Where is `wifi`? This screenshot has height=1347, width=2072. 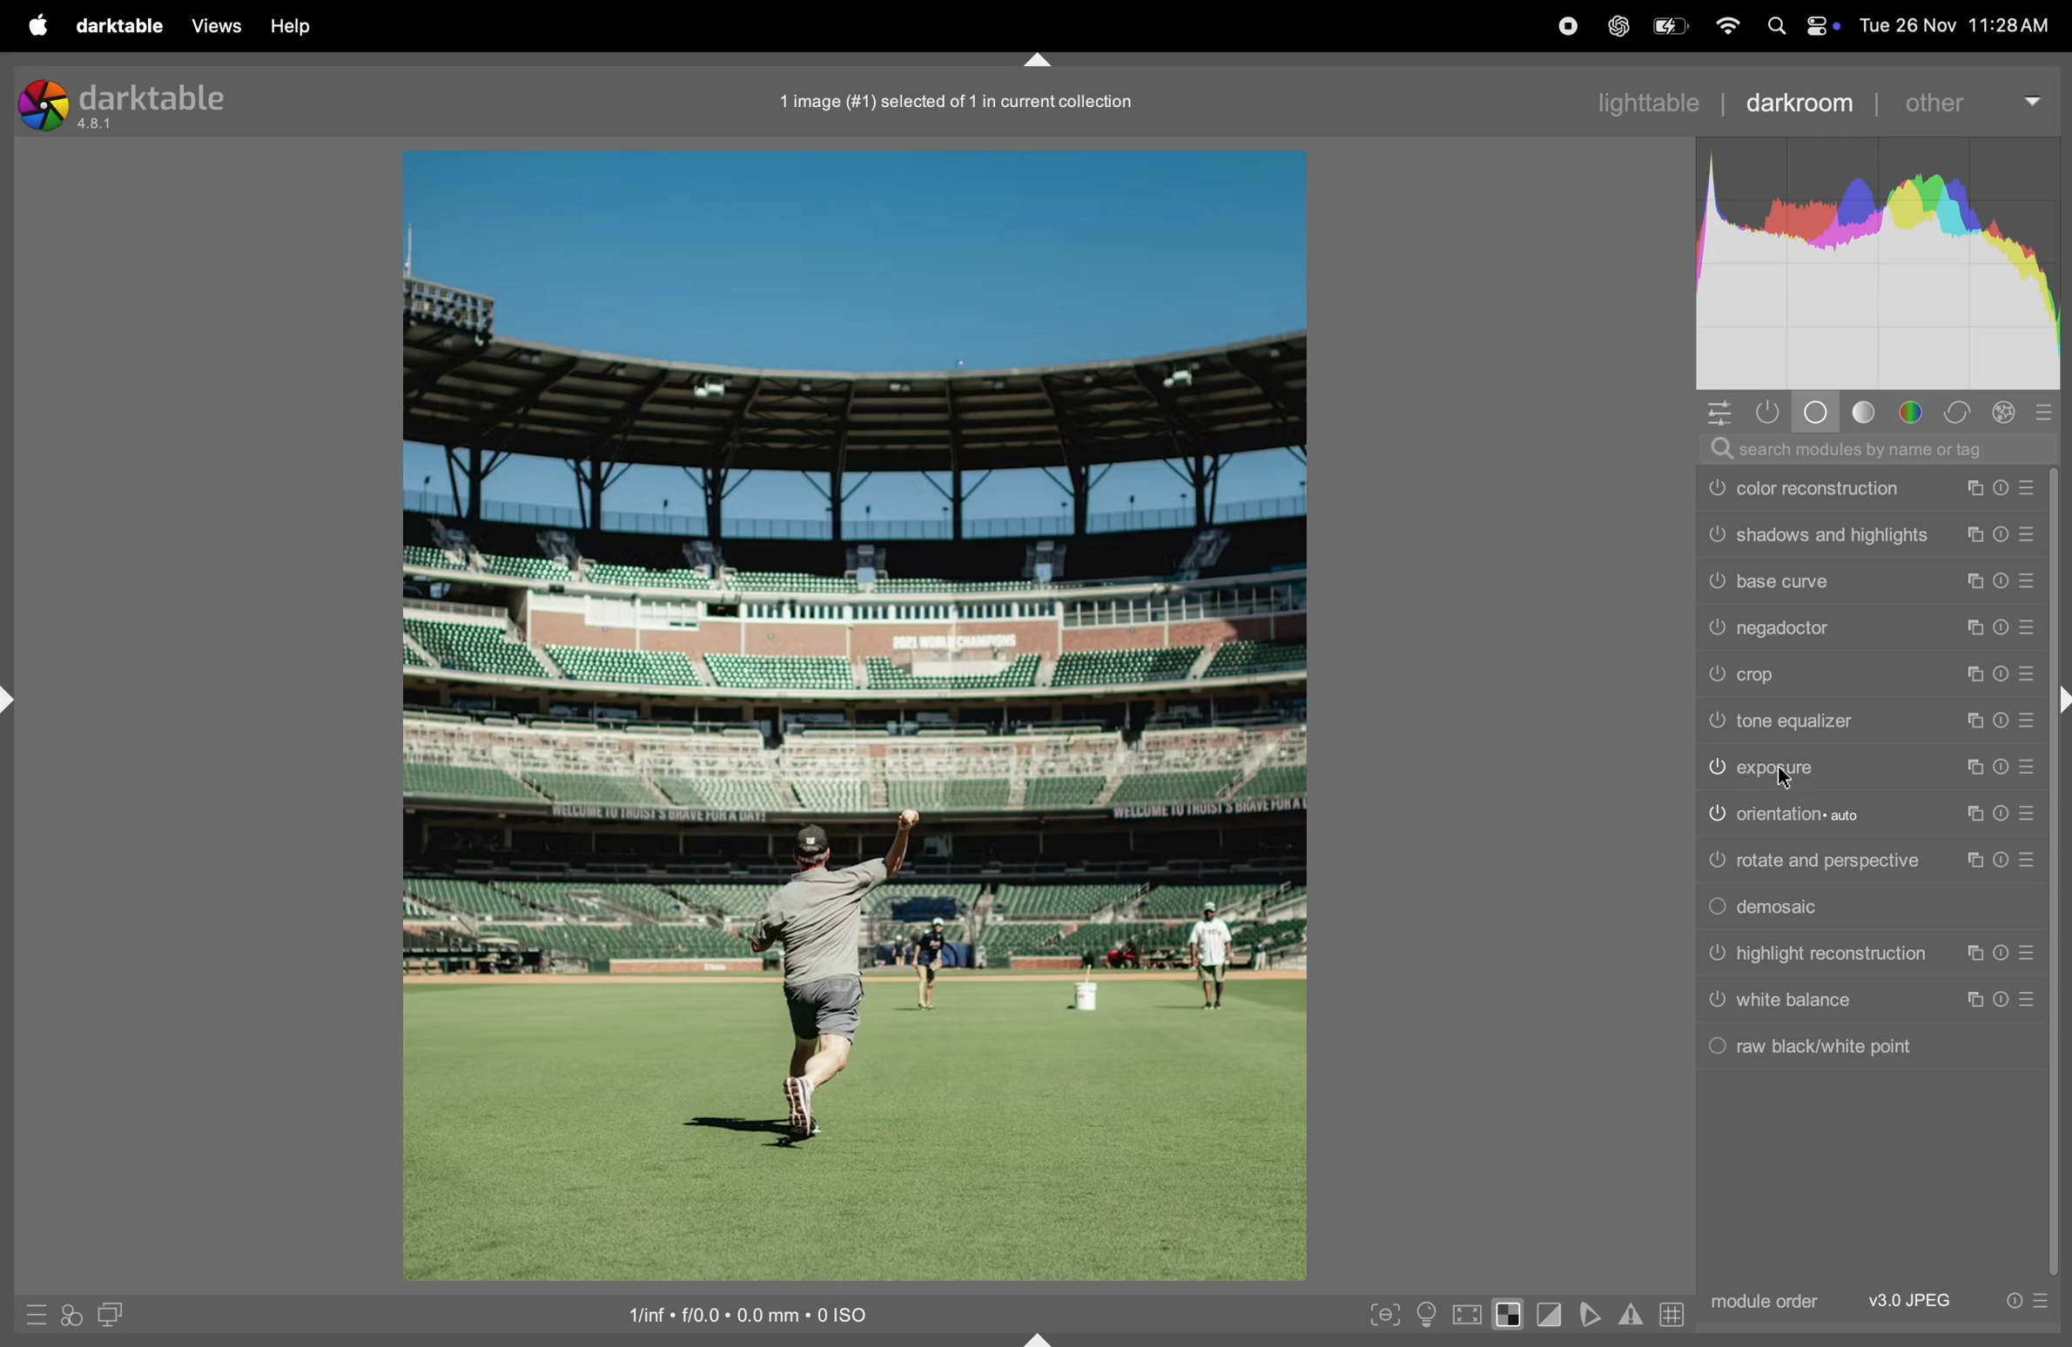
wifi is located at coordinates (1729, 28).